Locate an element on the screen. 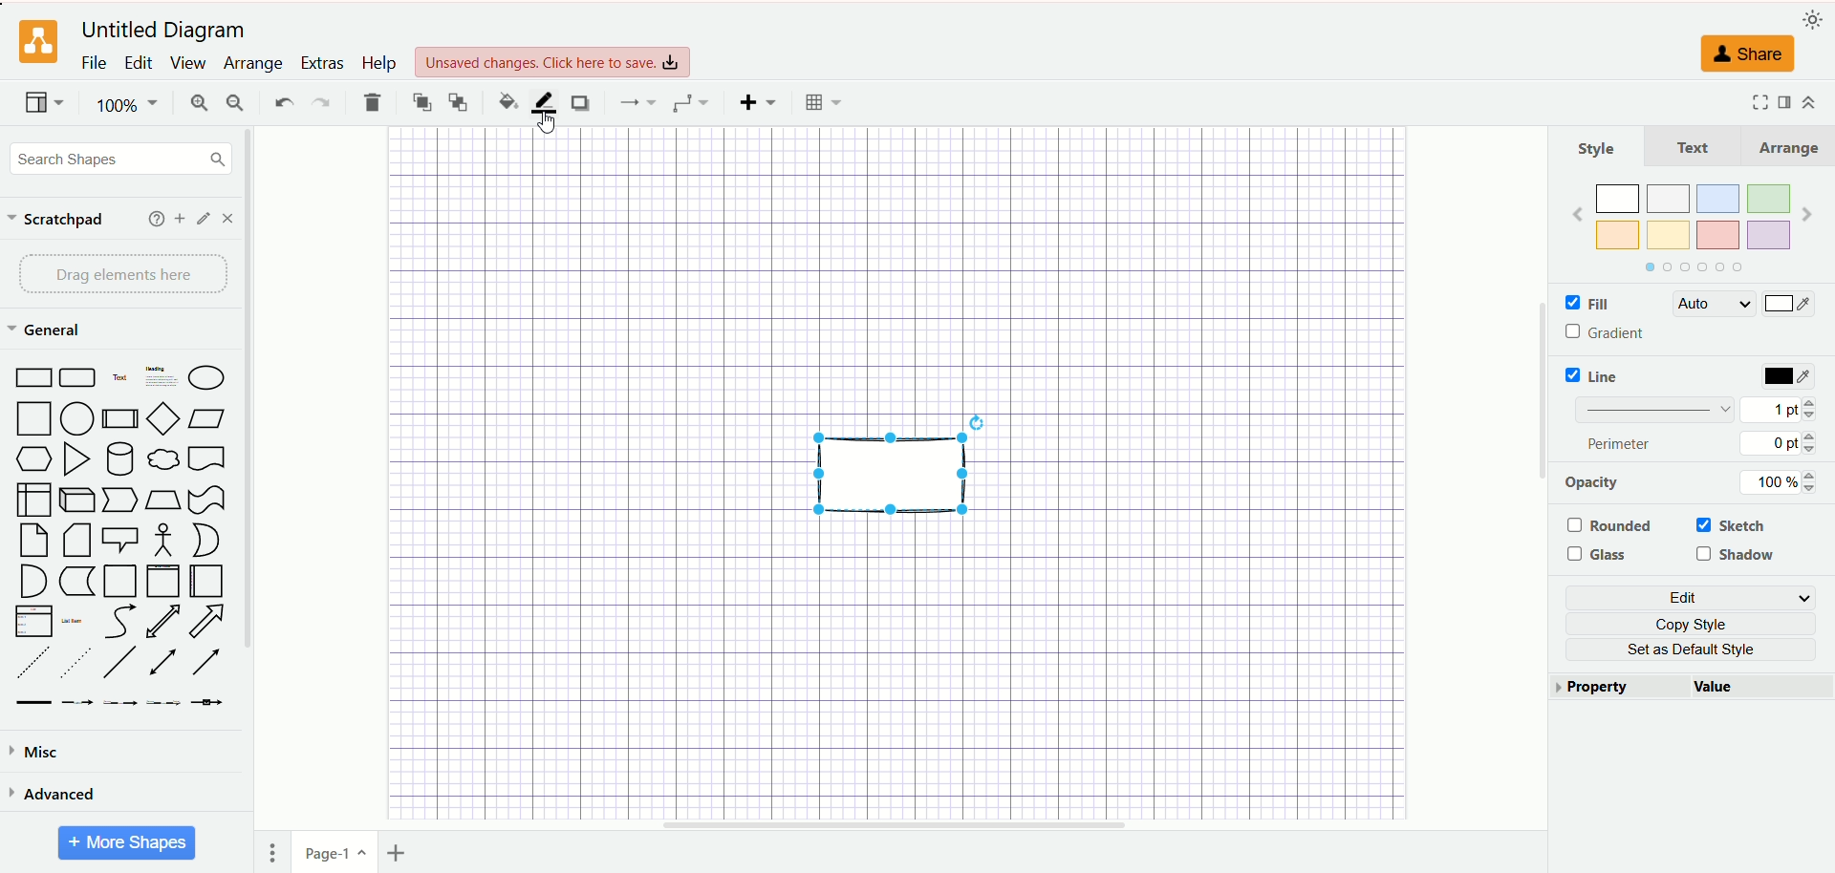 The width and height of the screenshot is (1835, 873). view is located at coordinates (40, 101).